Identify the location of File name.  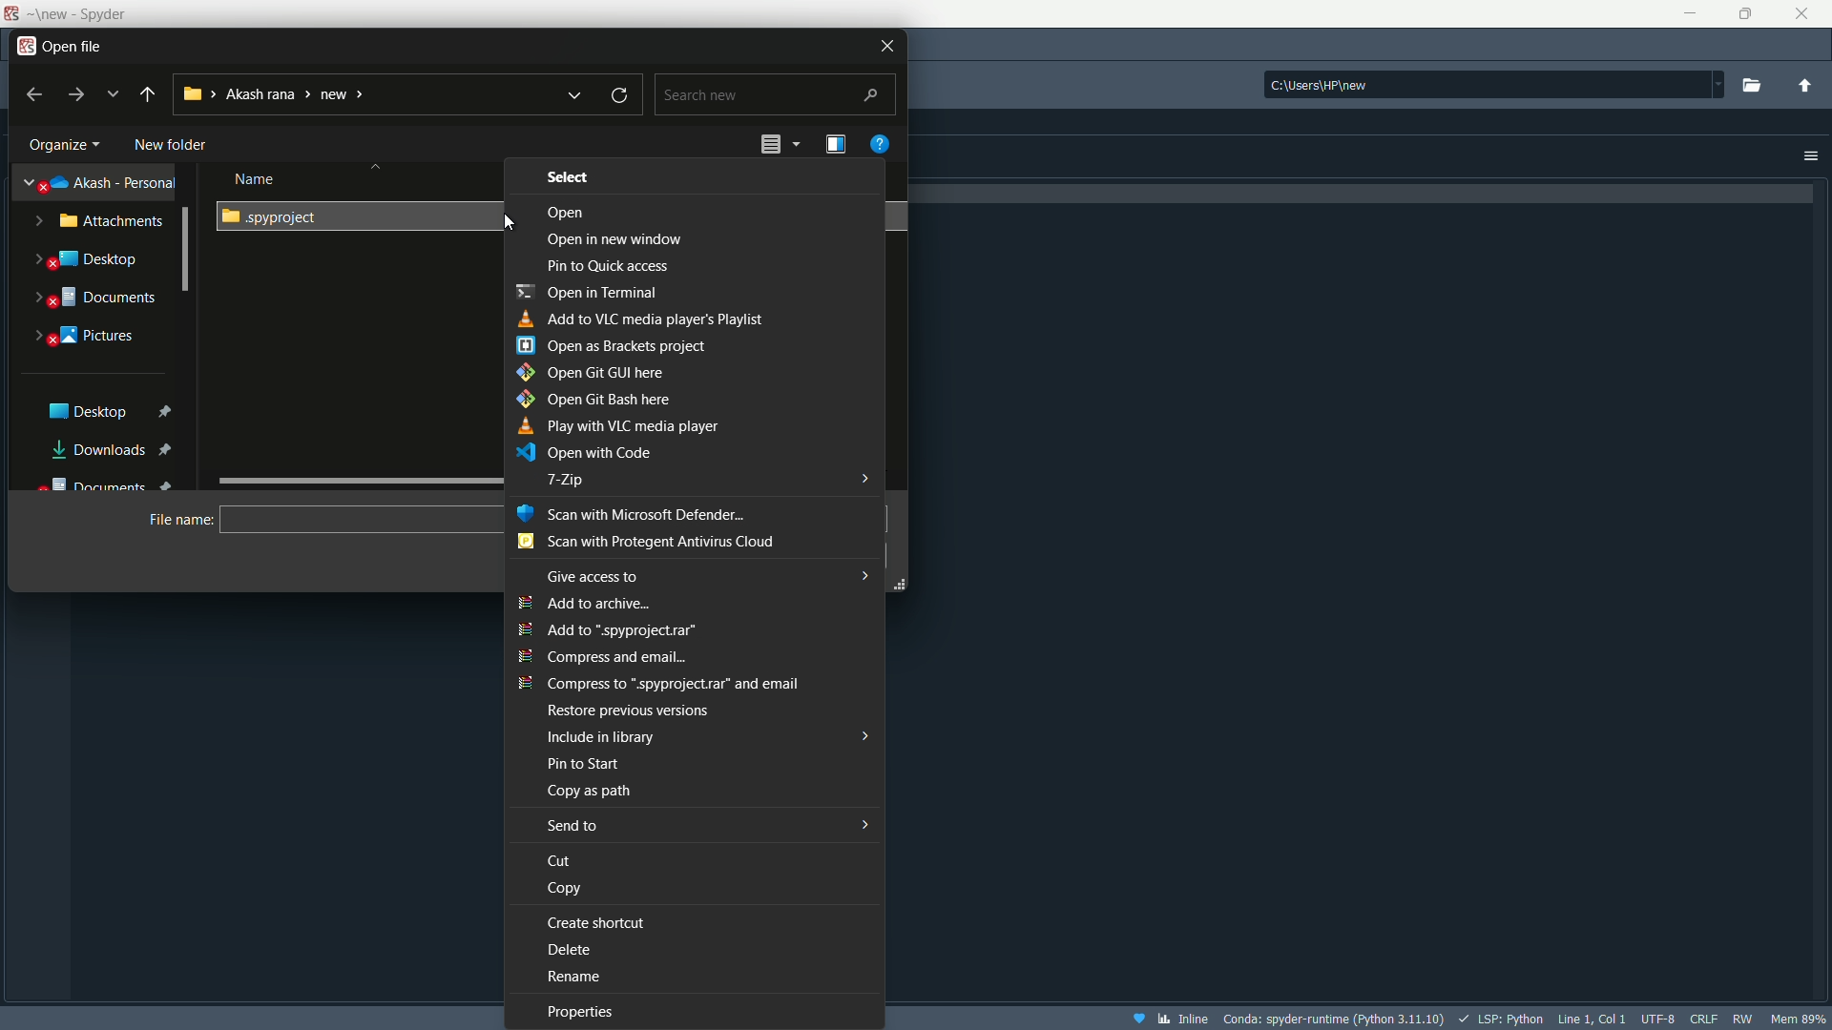
(178, 520).